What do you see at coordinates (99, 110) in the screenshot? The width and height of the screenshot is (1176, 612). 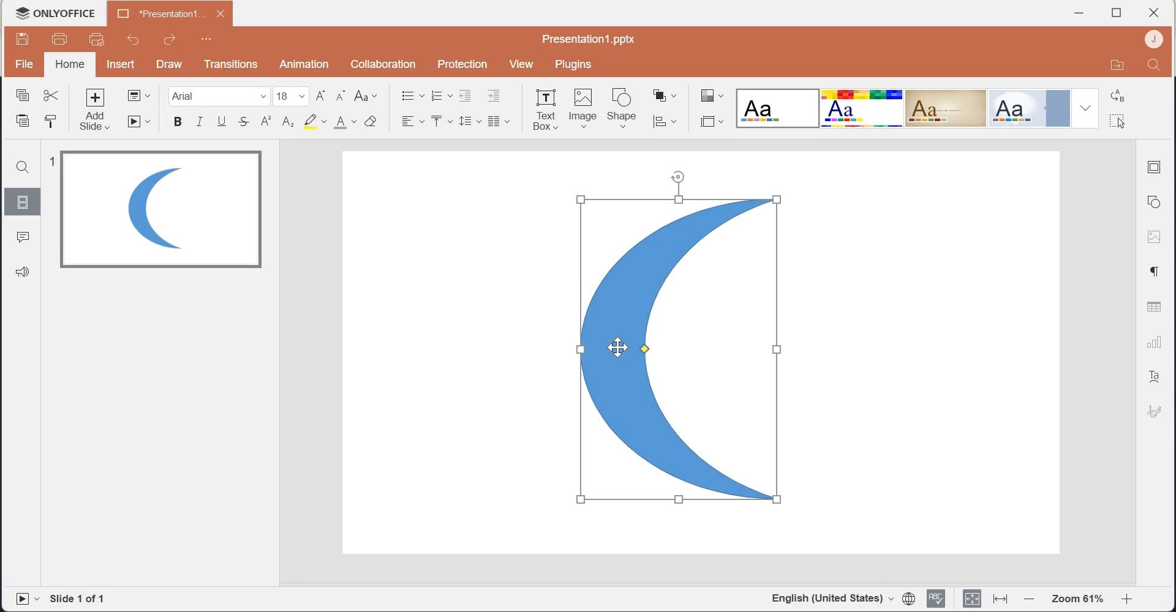 I see `Add slide` at bounding box center [99, 110].